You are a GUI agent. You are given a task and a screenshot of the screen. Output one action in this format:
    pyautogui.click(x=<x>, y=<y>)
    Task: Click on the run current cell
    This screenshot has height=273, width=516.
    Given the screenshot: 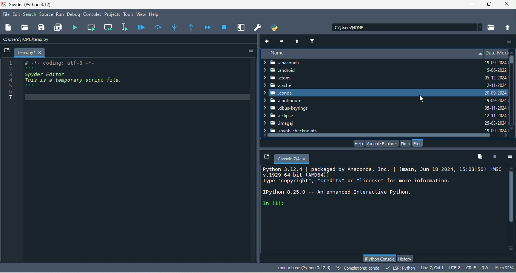 What is the action you would take?
    pyautogui.click(x=93, y=27)
    